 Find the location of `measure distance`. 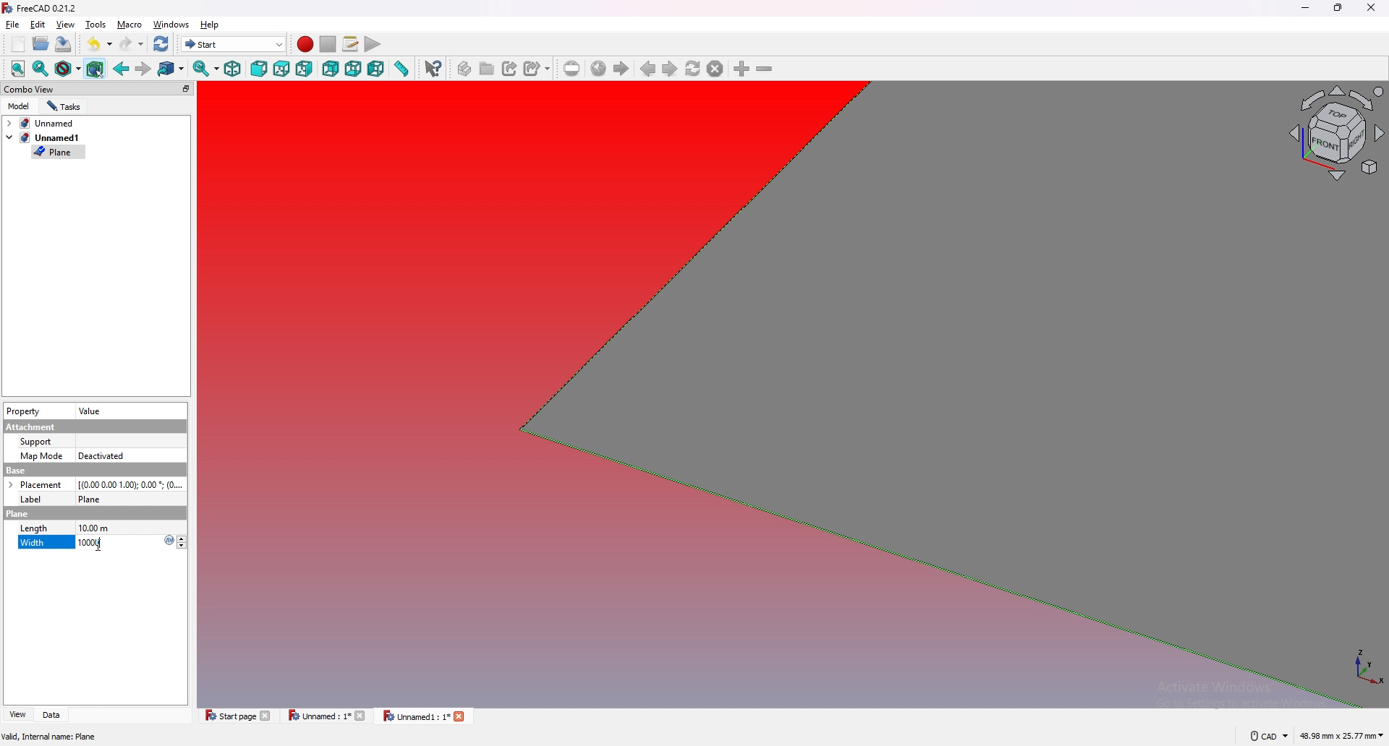

measure distance is located at coordinates (401, 68).